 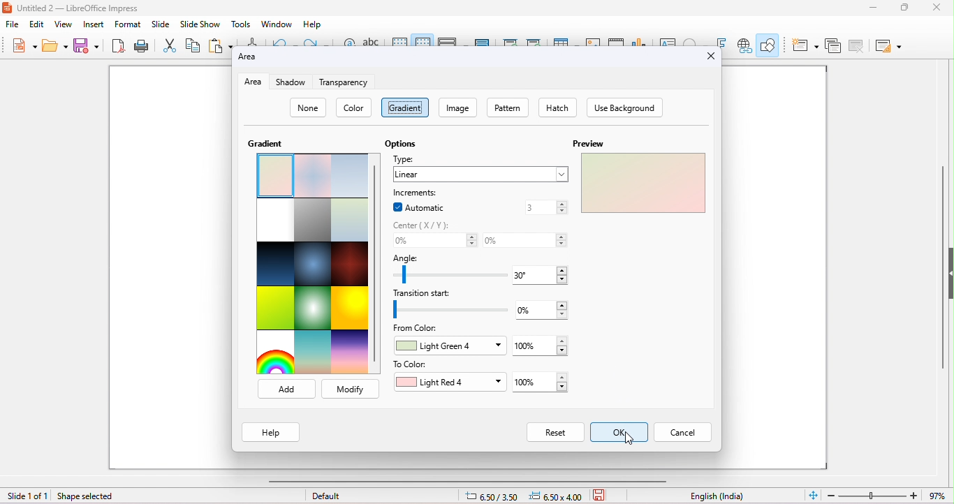 I want to click on Gradient option 10, so click(x=277, y=308).